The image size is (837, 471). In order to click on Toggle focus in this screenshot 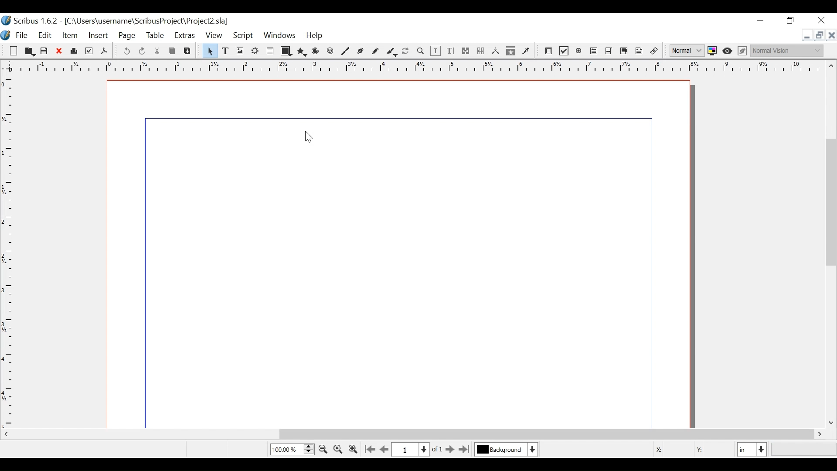, I will do `click(728, 51)`.